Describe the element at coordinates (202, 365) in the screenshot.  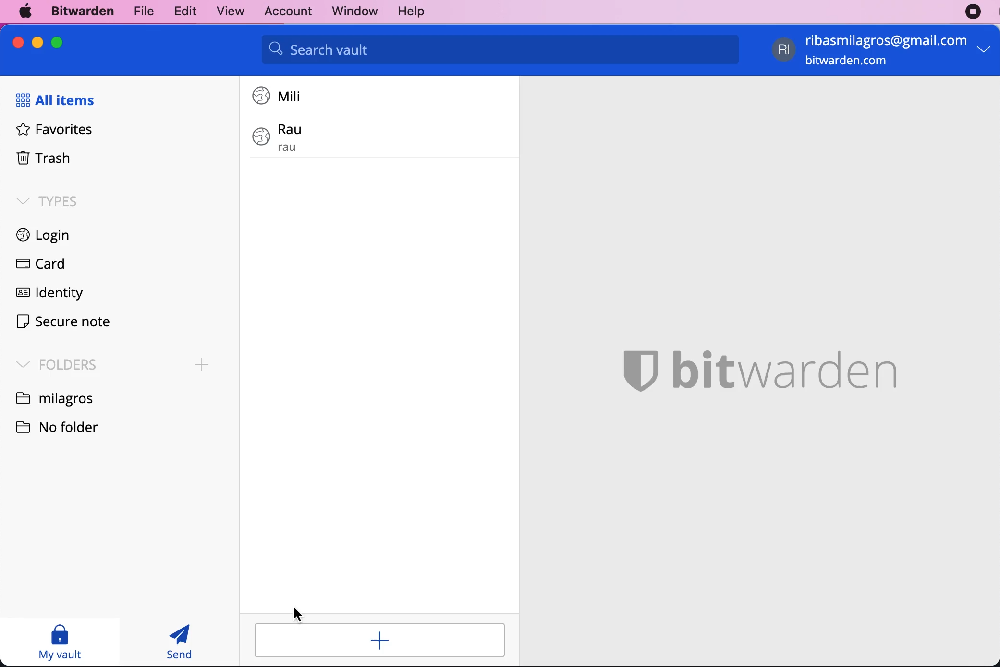
I see `Add folder` at that location.